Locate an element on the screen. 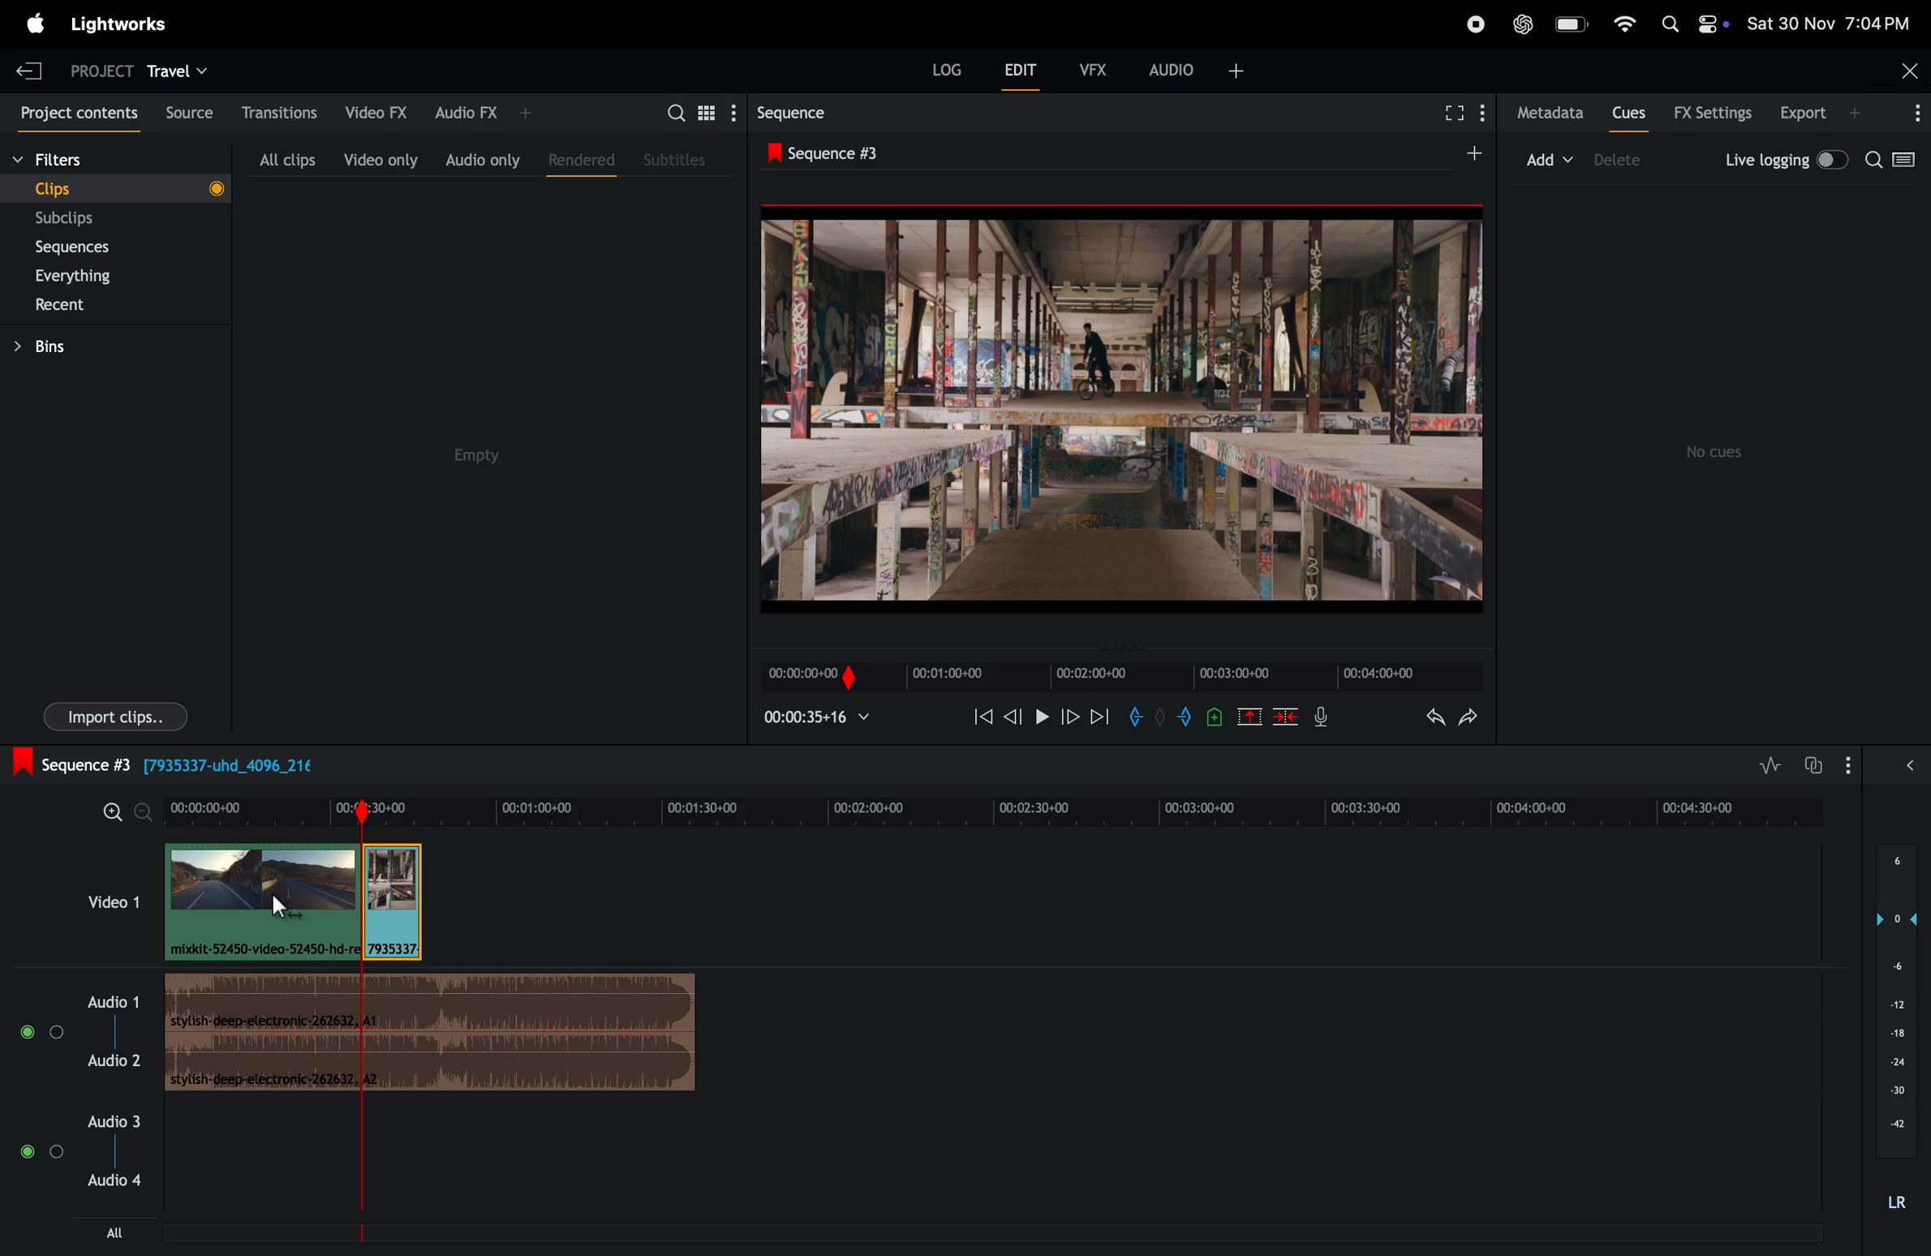 The image size is (1931, 1256). time frame is located at coordinates (1119, 676).